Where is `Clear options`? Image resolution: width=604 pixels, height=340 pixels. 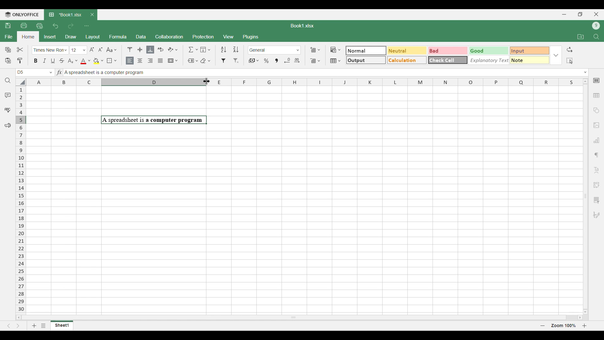 Clear options is located at coordinates (205, 61).